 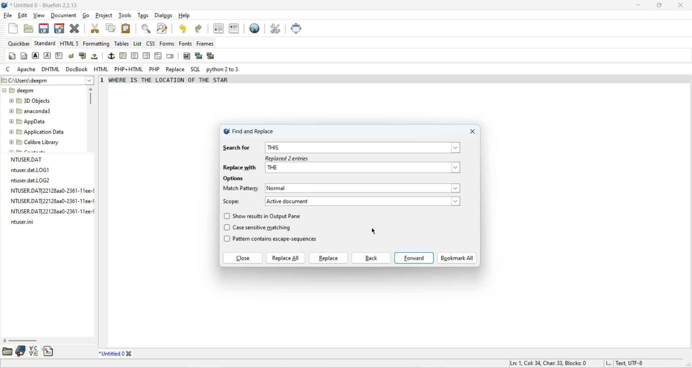 I want to click on NTUSER.DAT, so click(x=28, y=159).